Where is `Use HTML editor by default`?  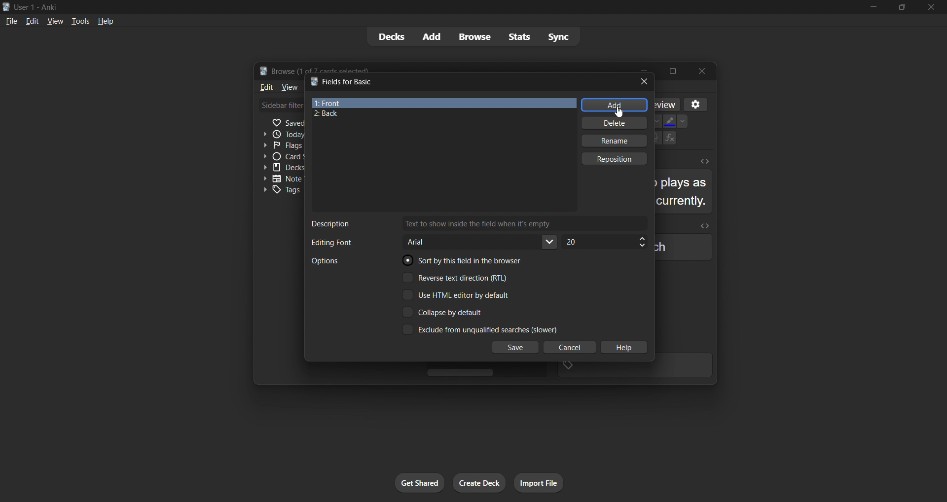 Use HTML editor by default is located at coordinates (462, 295).